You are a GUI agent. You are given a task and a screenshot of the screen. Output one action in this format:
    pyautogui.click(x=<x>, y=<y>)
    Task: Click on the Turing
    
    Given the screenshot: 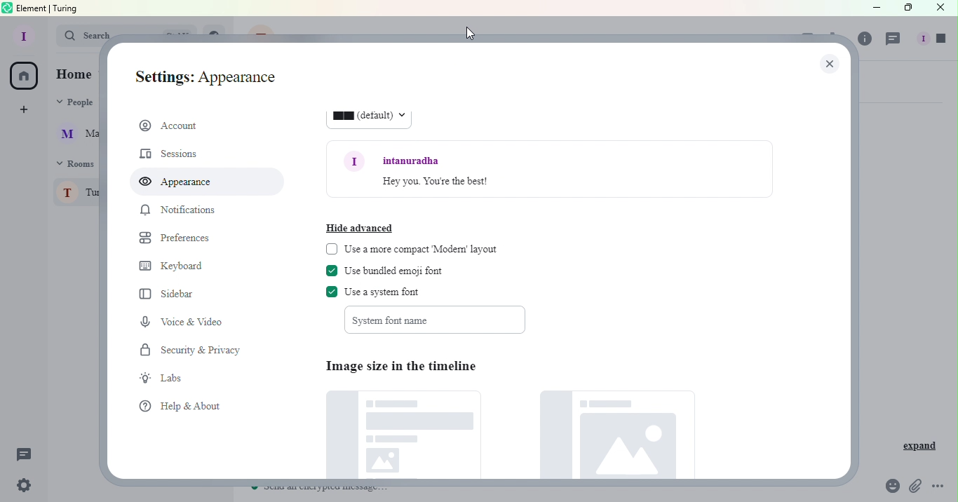 What is the action you would take?
    pyautogui.click(x=76, y=190)
    